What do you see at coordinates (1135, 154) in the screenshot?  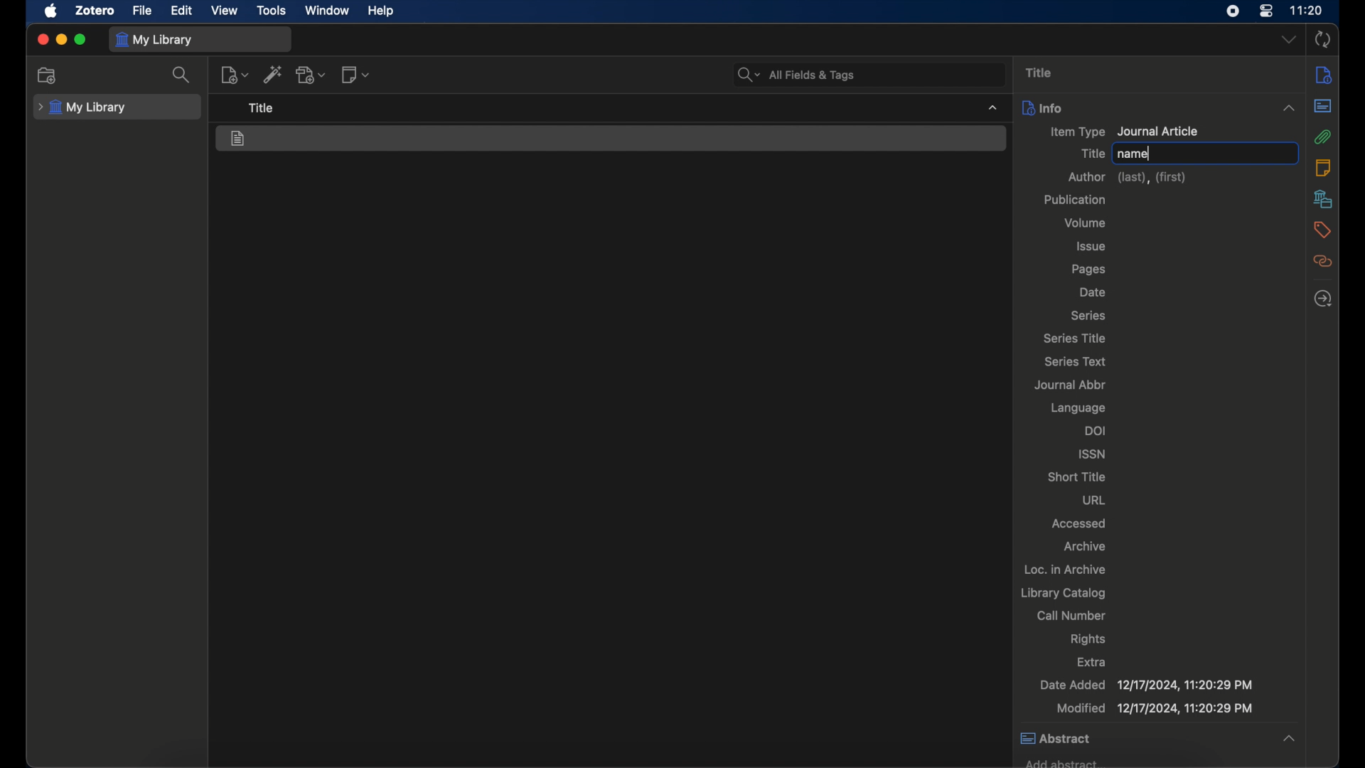 I see `name` at bounding box center [1135, 154].